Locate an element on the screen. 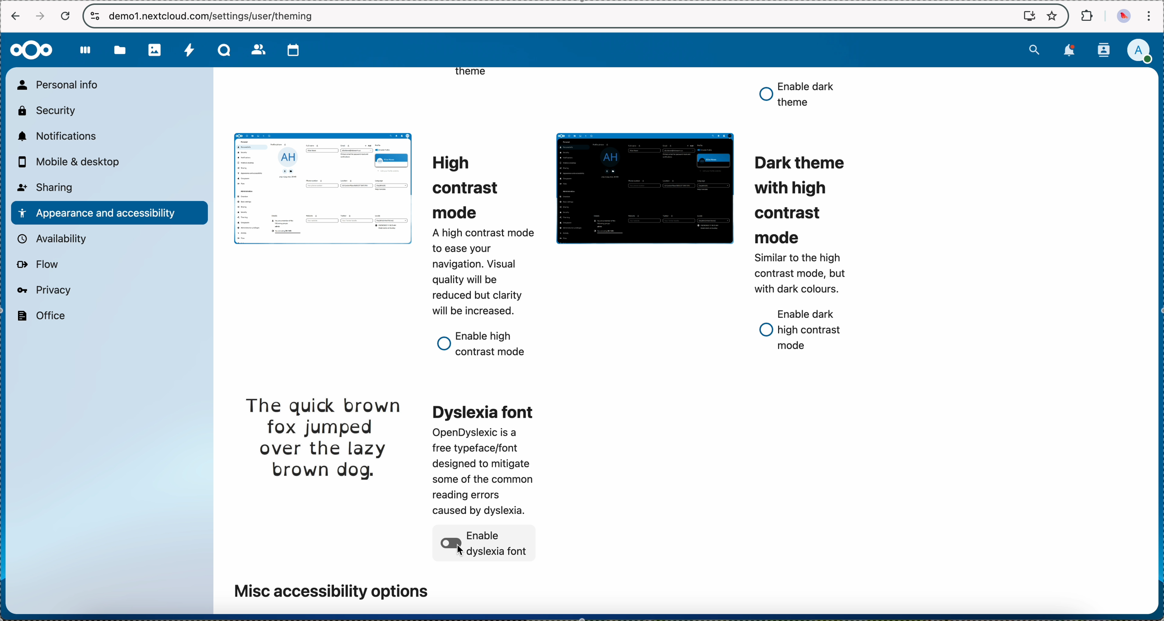 This screenshot has width=1164, height=621. dashboard is located at coordinates (87, 52).